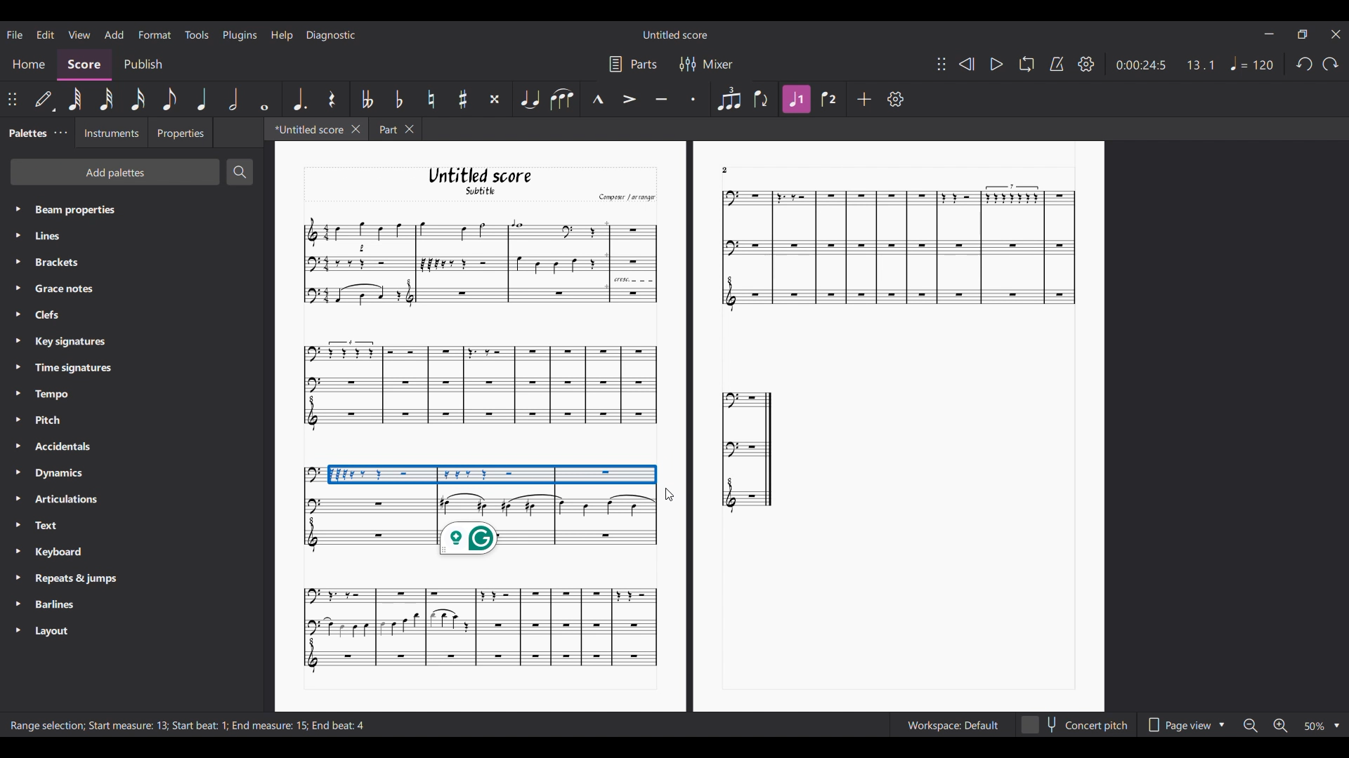 This screenshot has width=1349, height=758. I want to click on > Keysignatures, so click(62, 340).